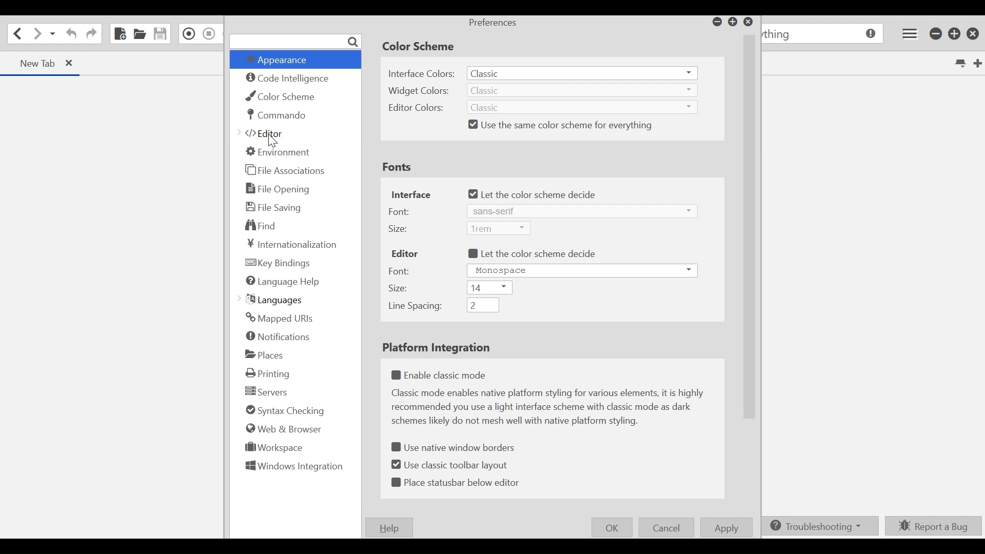  Describe the element at coordinates (281, 263) in the screenshot. I see `Key Finding` at that location.